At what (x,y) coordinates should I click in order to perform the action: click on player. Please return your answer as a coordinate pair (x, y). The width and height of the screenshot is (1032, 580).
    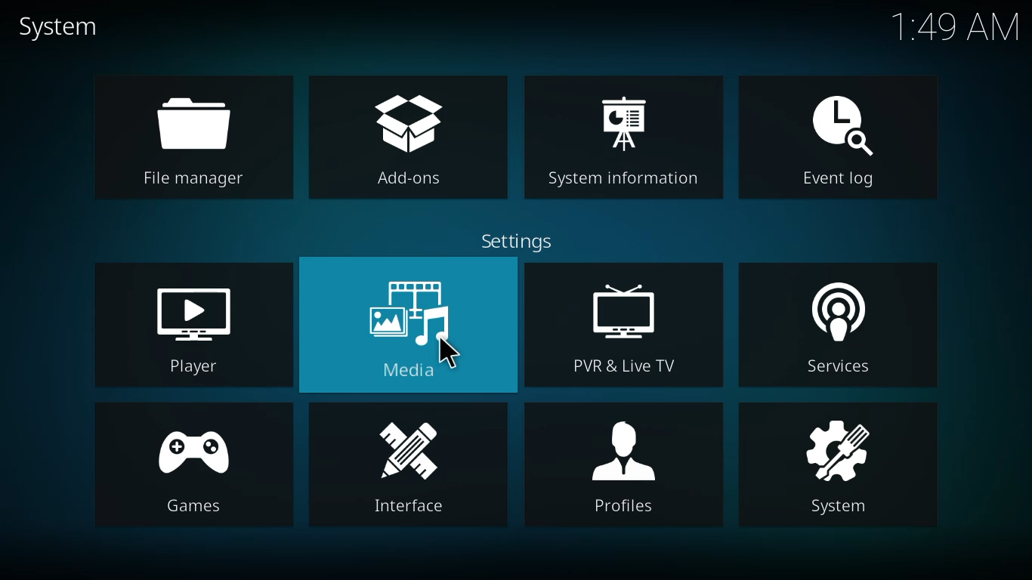
    Looking at the image, I should click on (199, 329).